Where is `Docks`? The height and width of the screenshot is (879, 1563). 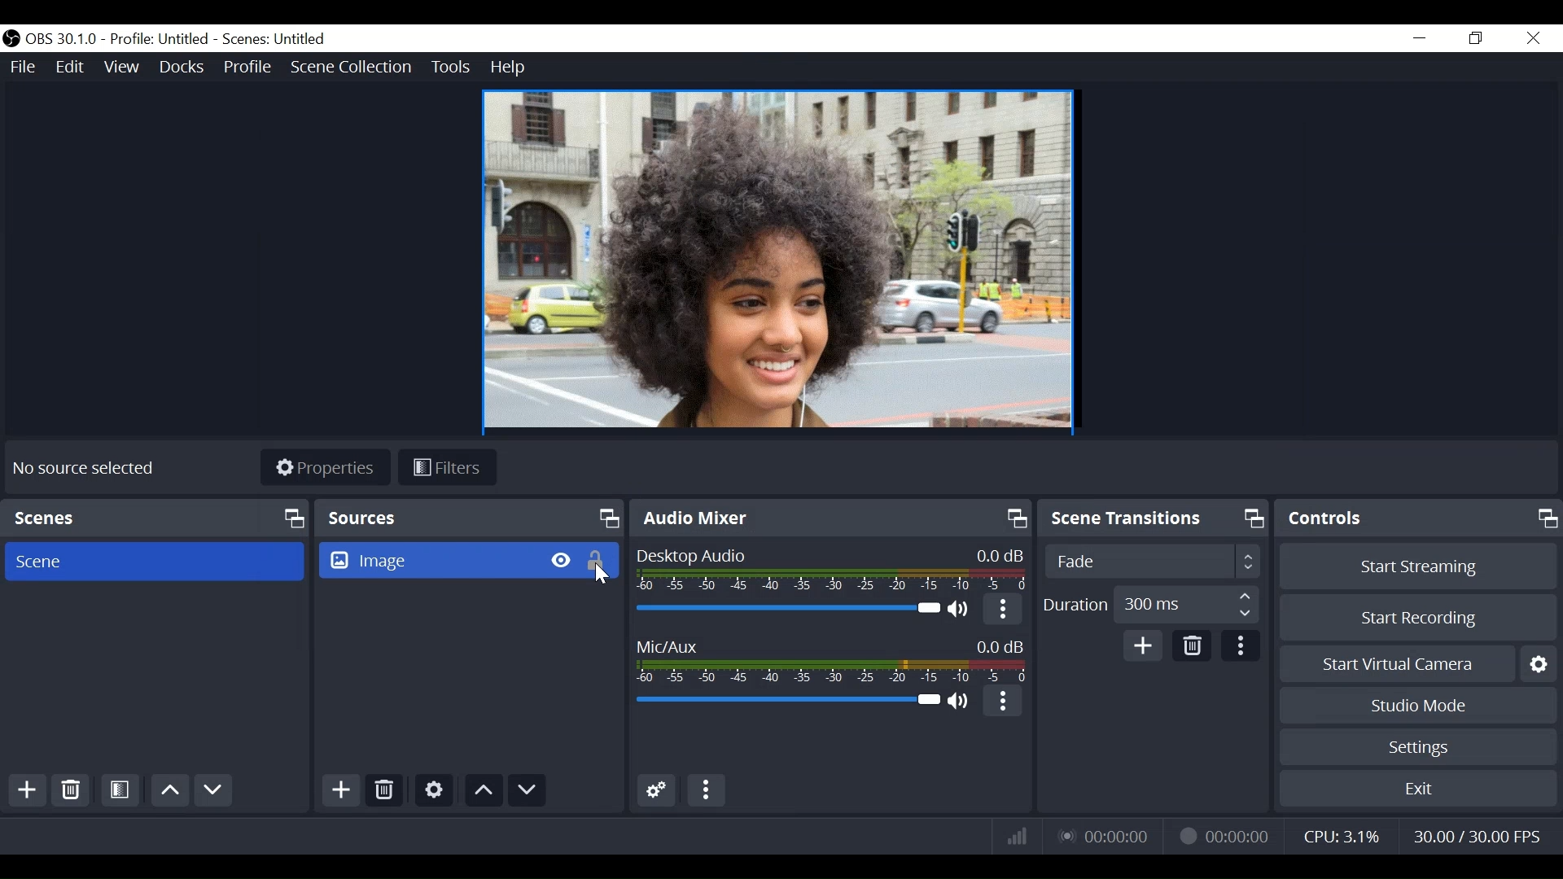 Docks is located at coordinates (180, 65).